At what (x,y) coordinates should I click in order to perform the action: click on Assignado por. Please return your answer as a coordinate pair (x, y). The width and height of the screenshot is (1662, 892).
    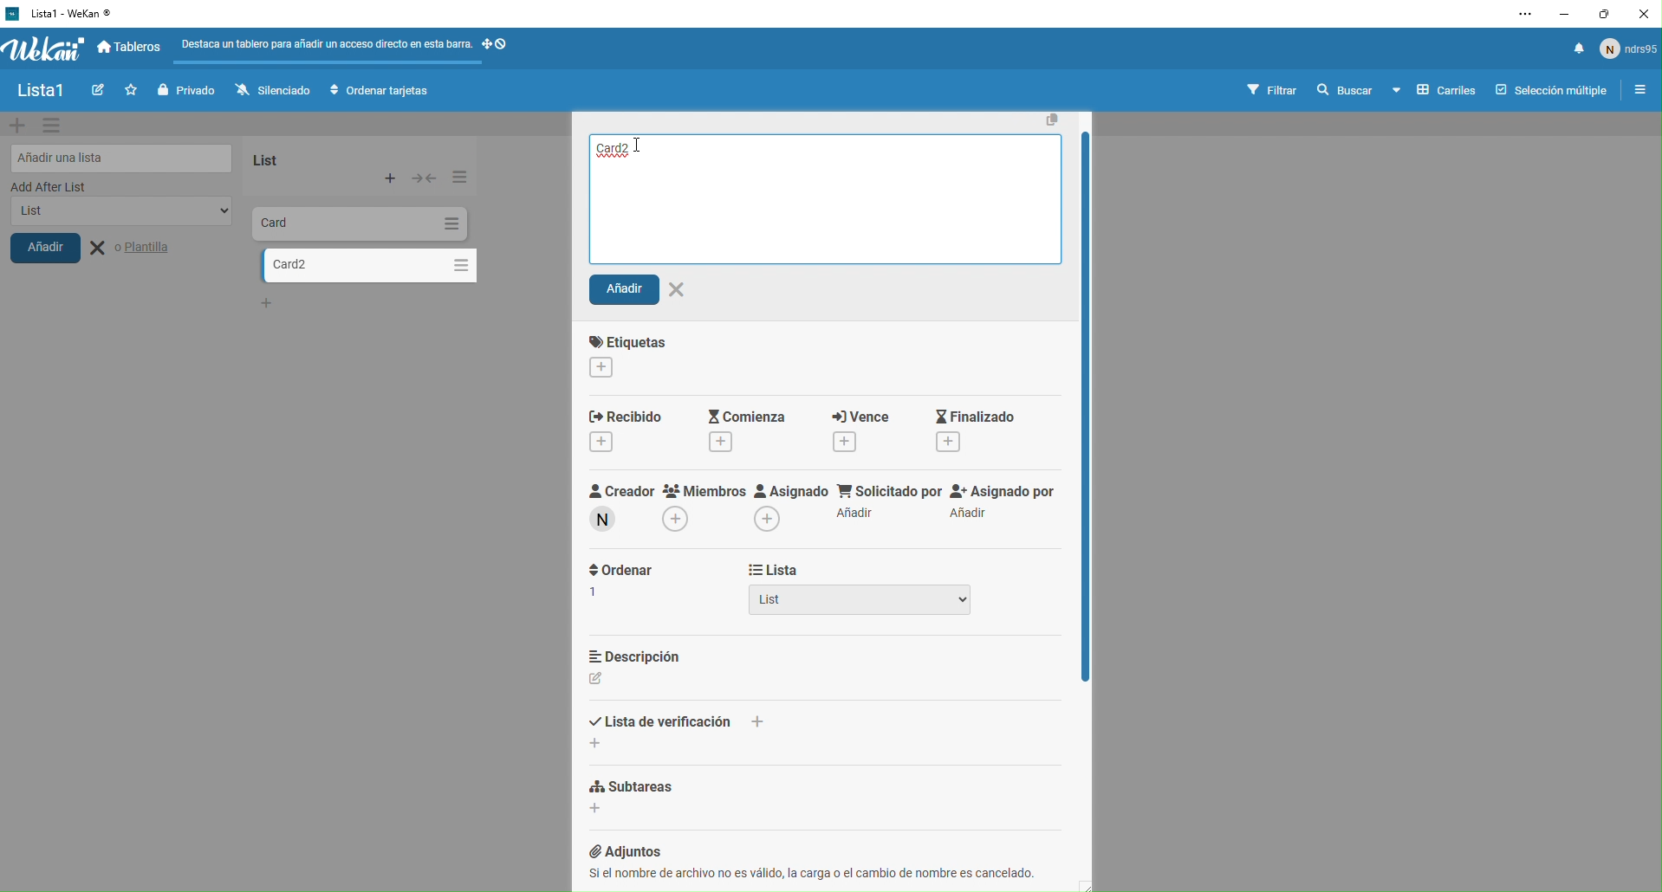
    Looking at the image, I should click on (1004, 503).